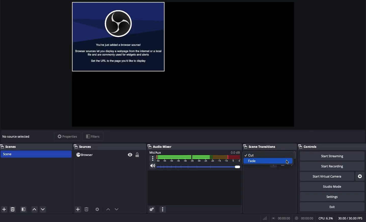 This screenshot has height=222, width=366. What do you see at coordinates (332, 207) in the screenshot?
I see `Exit` at bounding box center [332, 207].